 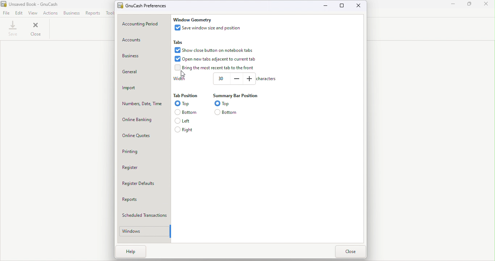 I want to click on File, so click(x=6, y=13).